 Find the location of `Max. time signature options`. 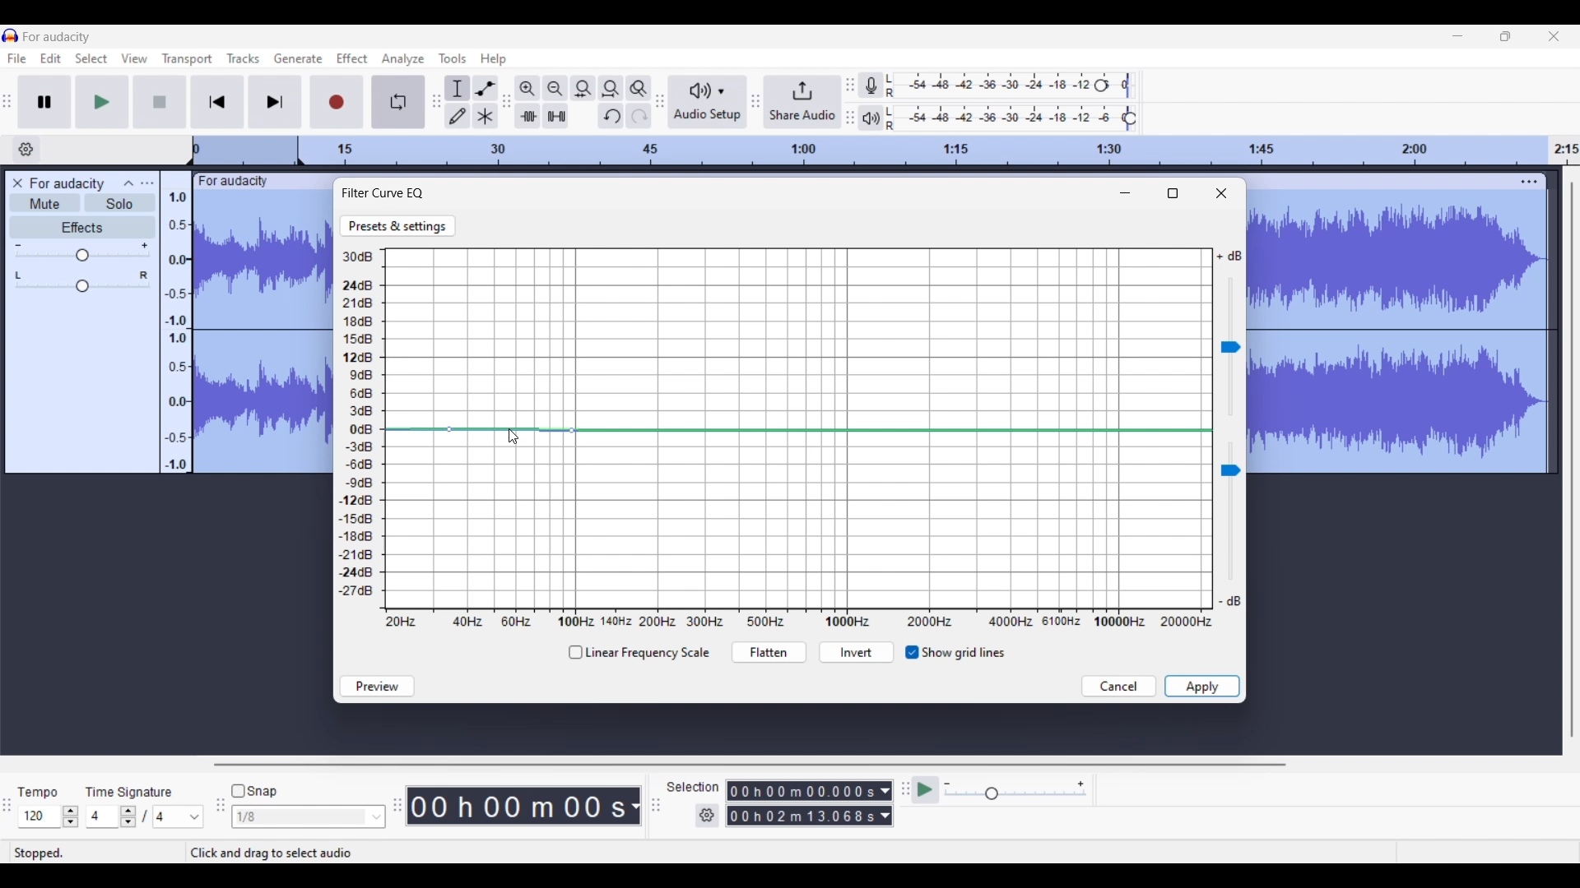

Max. time signature options is located at coordinates (179, 817).